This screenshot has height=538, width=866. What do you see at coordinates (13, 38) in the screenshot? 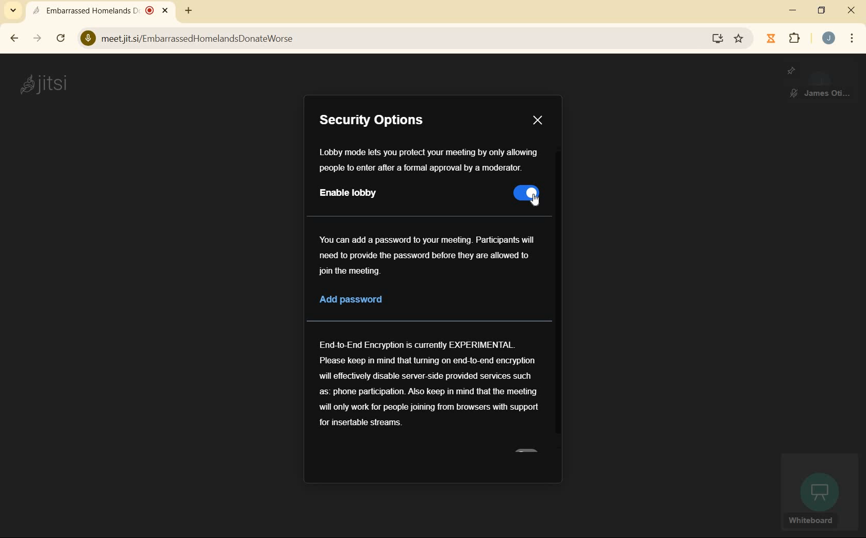
I see `back` at bounding box center [13, 38].